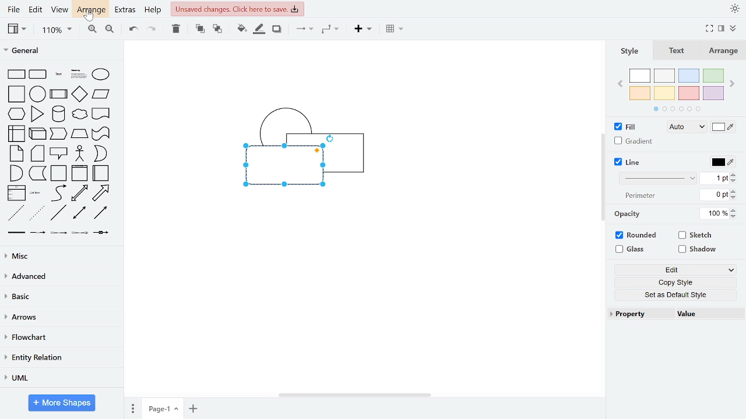 The height and width of the screenshot is (419, 746). Describe the element at coordinates (80, 134) in the screenshot. I see `trapezoid` at that location.